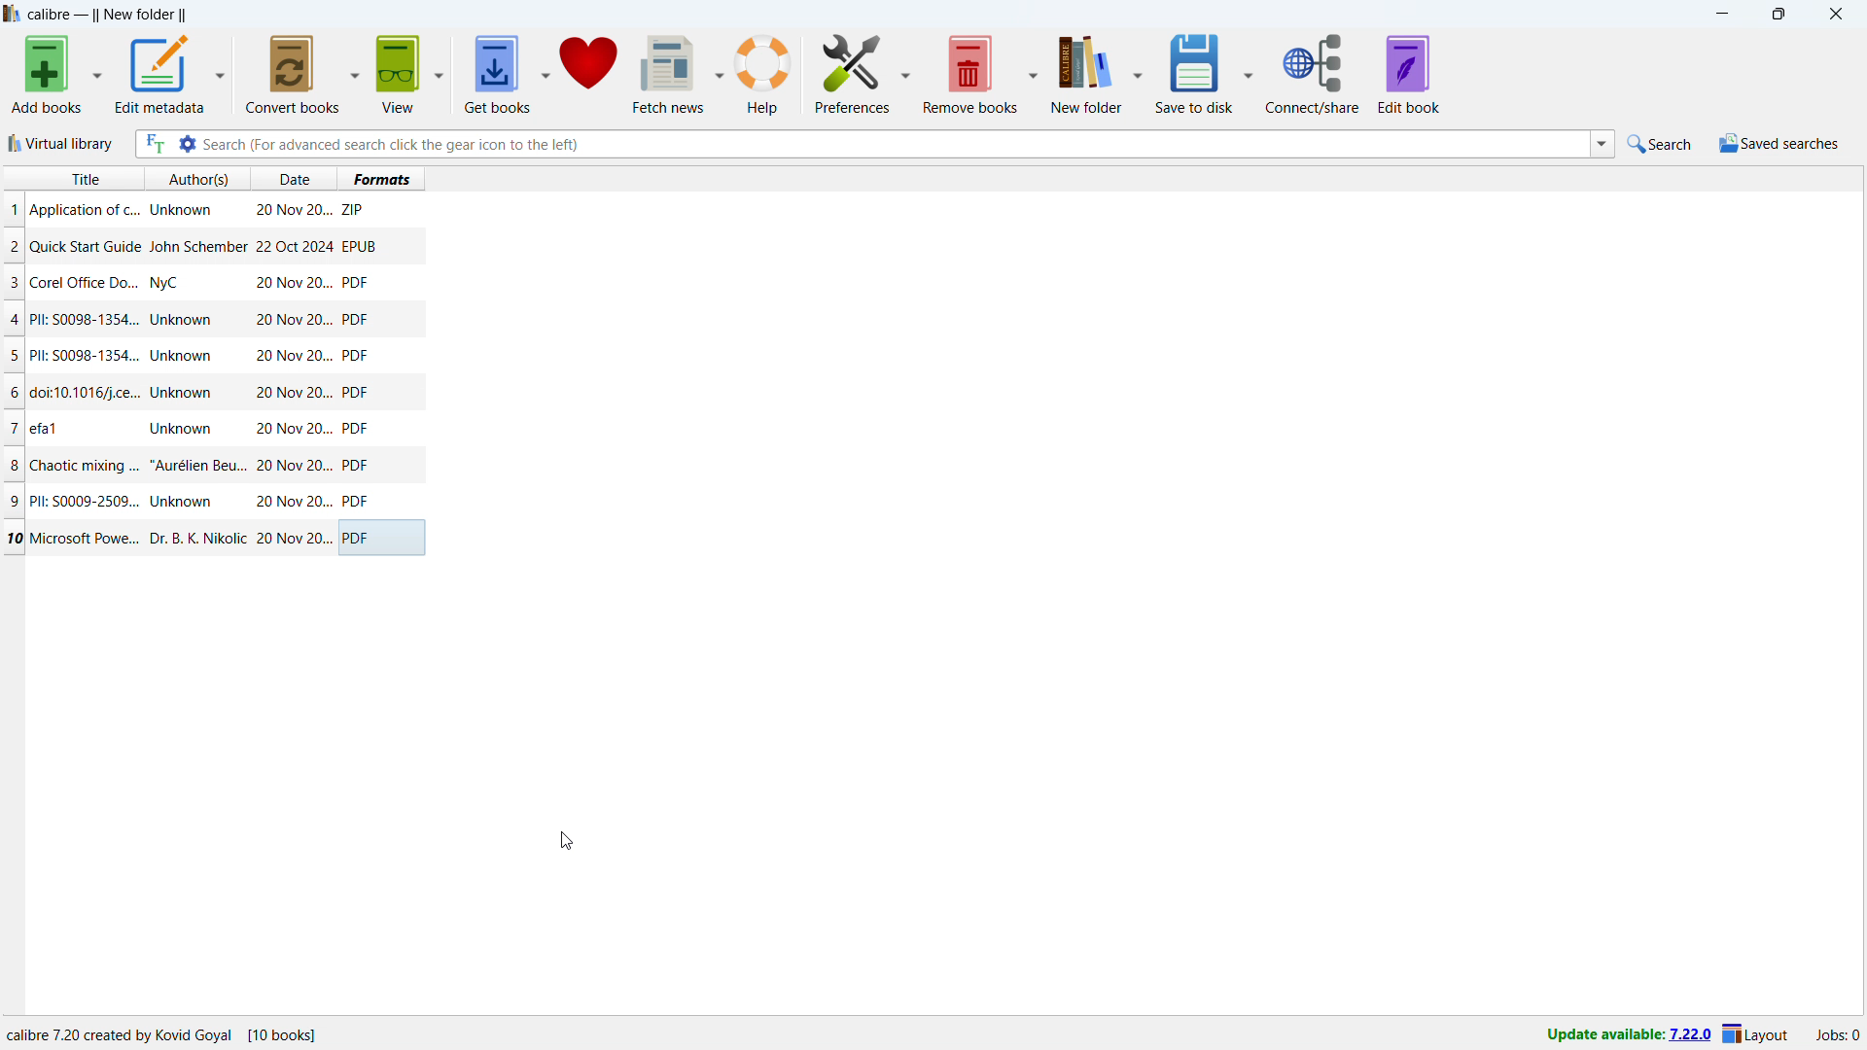 Image resolution: width=1867 pixels, height=1050 pixels. I want to click on cursor, so click(566, 841).